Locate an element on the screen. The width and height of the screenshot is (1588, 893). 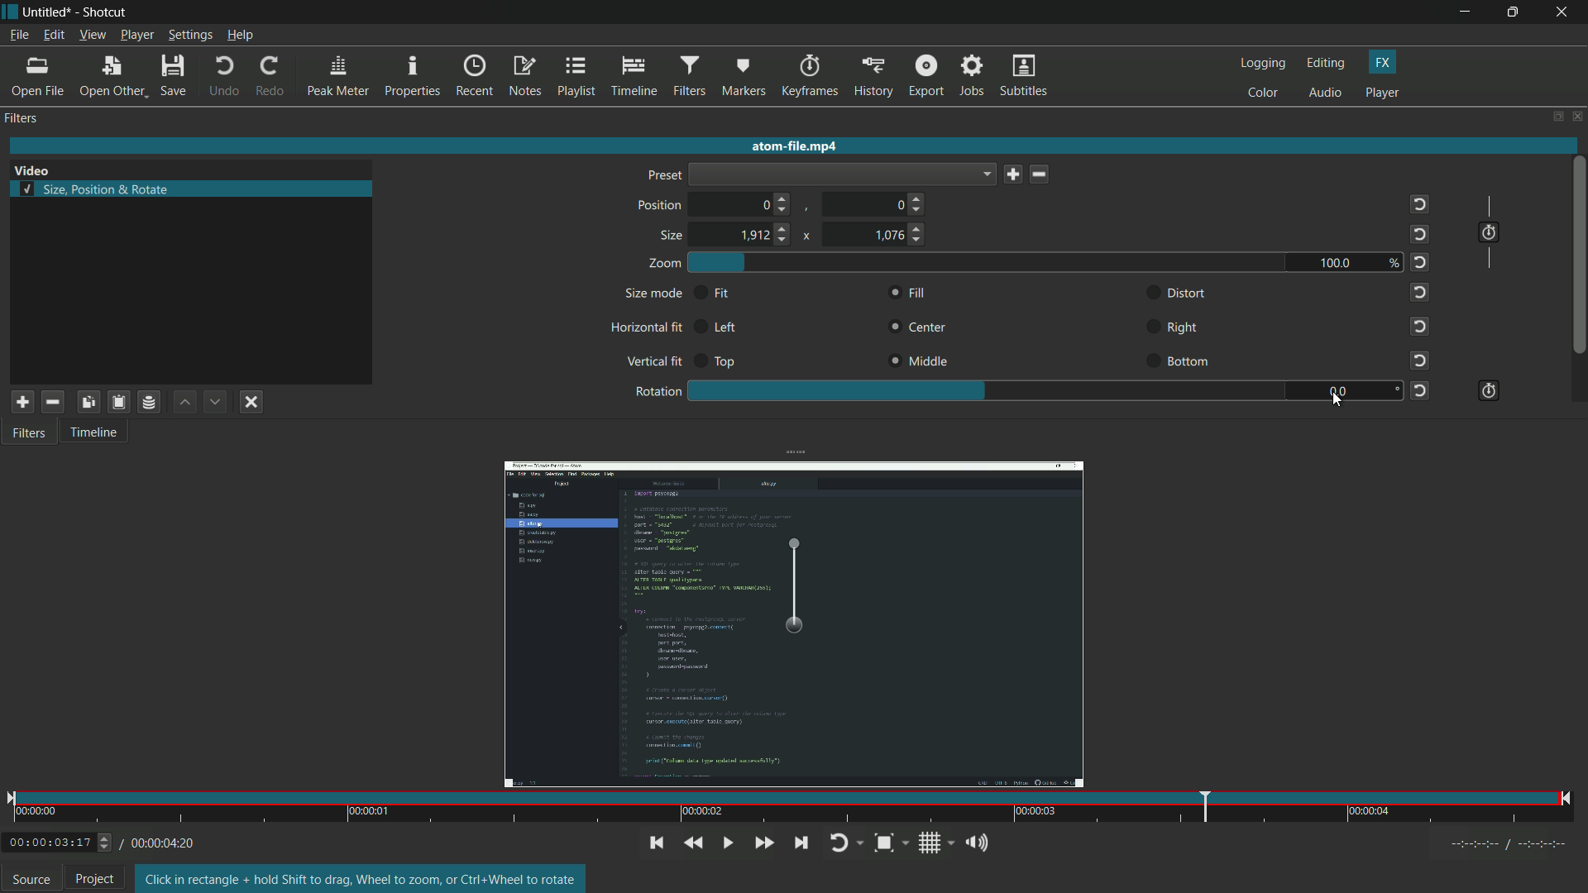
subtitles is located at coordinates (1026, 76).